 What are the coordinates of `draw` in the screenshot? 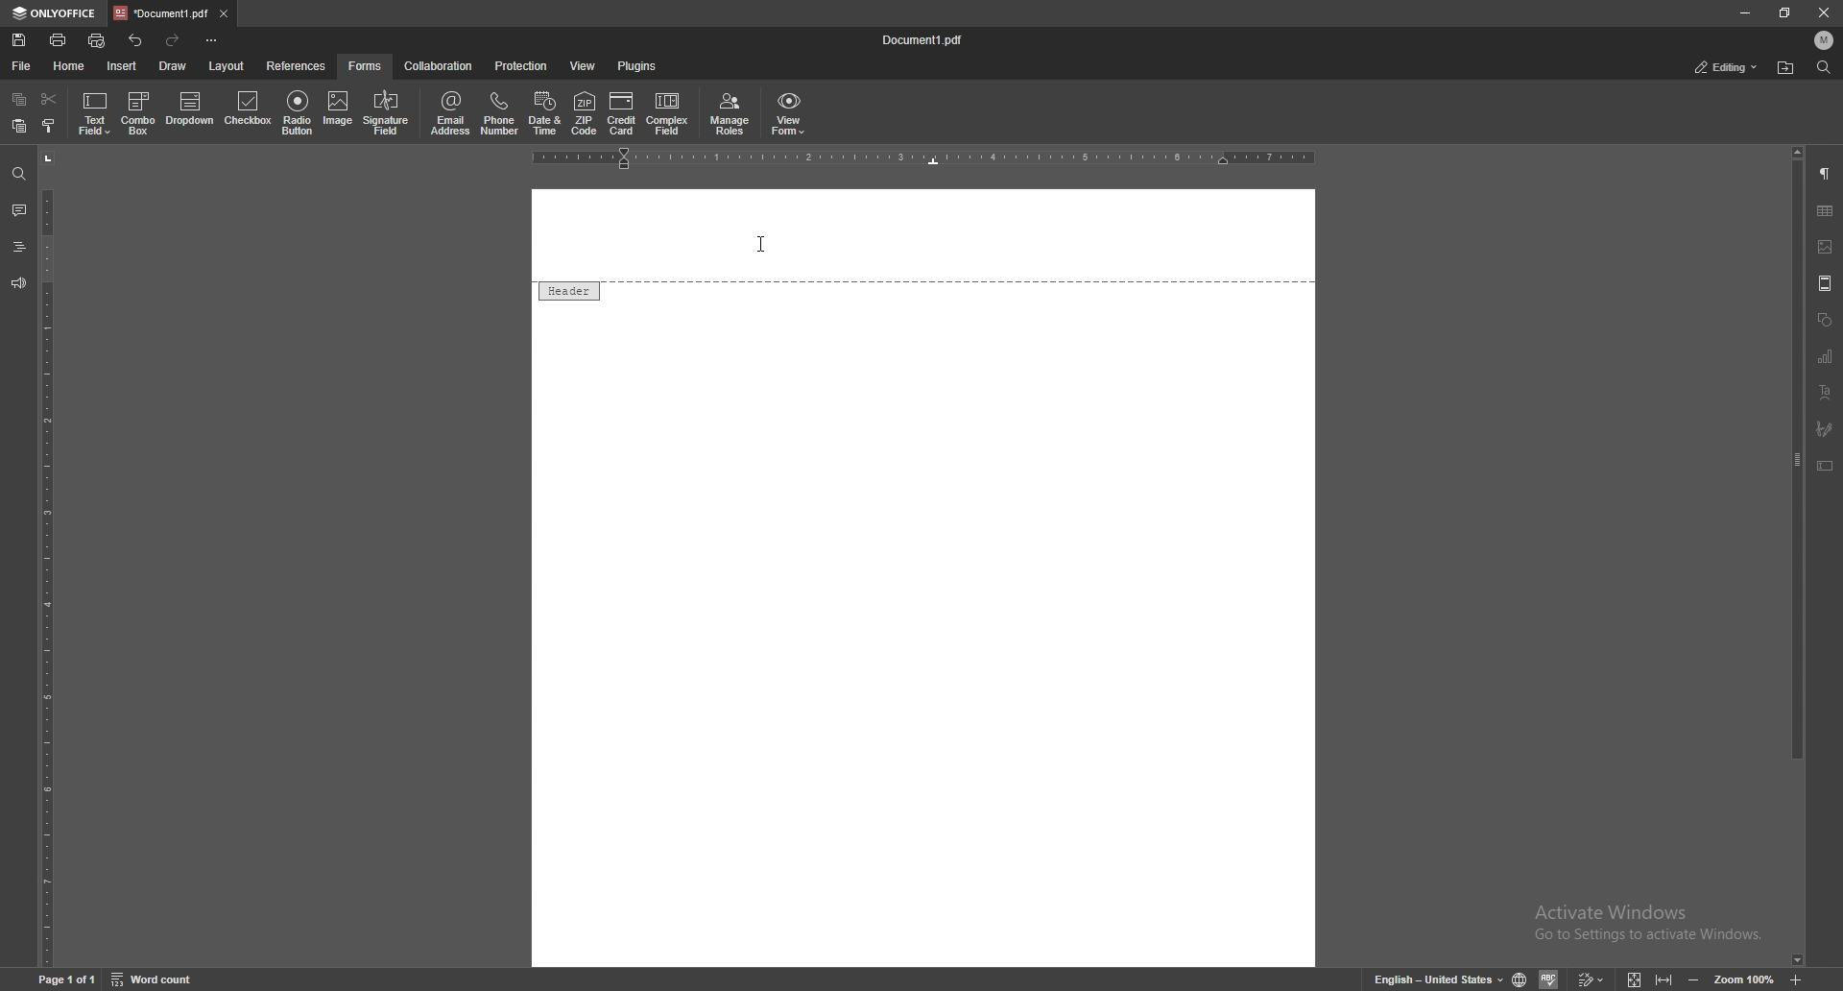 It's located at (172, 65).